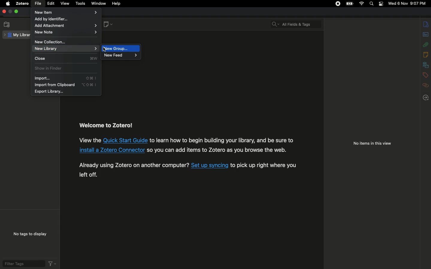  What do you see at coordinates (89, 140) in the screenshot?
I see `View the` at bounding box center [89, 140].